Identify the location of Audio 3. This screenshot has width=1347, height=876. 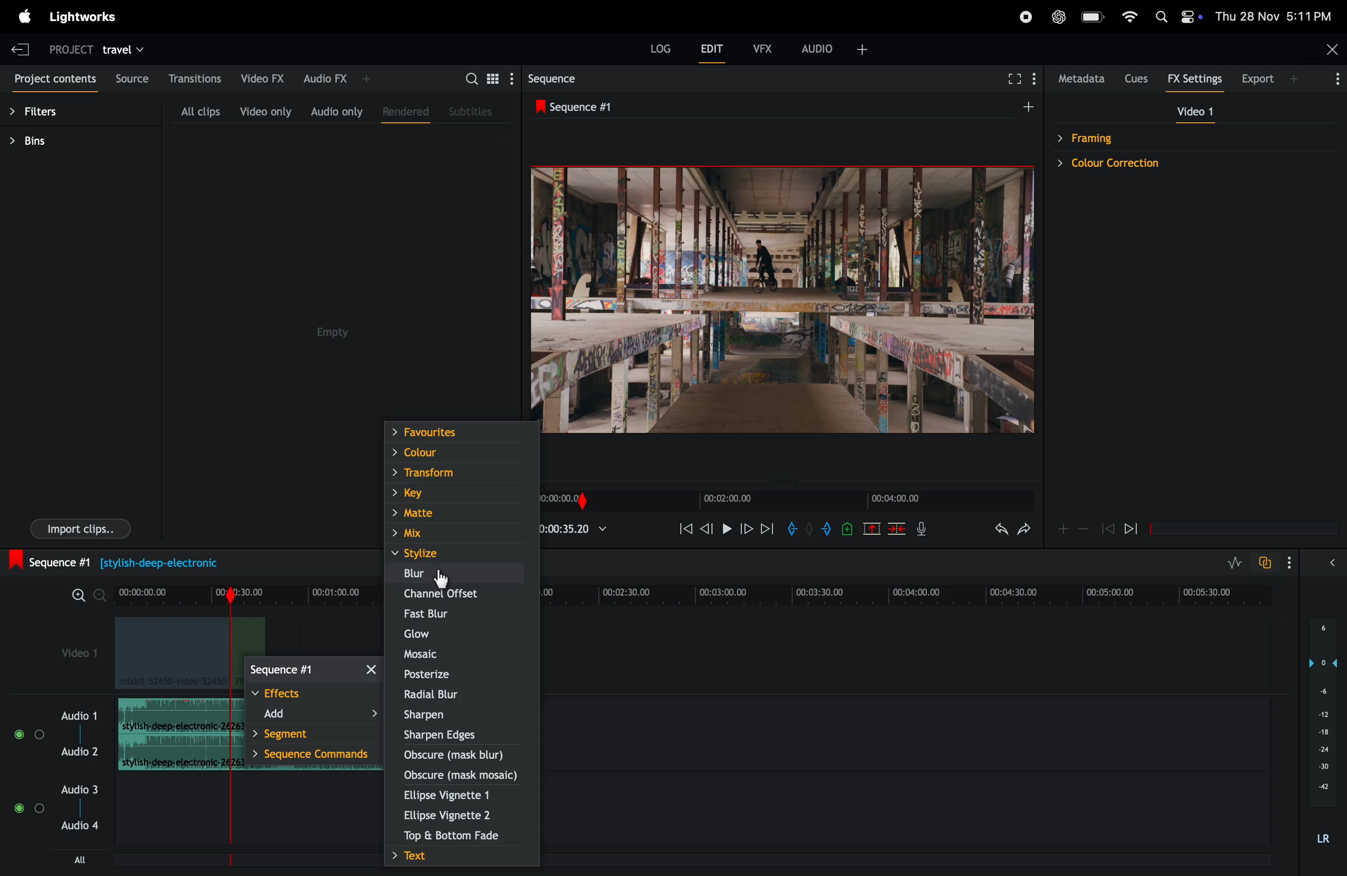
(79, 790).